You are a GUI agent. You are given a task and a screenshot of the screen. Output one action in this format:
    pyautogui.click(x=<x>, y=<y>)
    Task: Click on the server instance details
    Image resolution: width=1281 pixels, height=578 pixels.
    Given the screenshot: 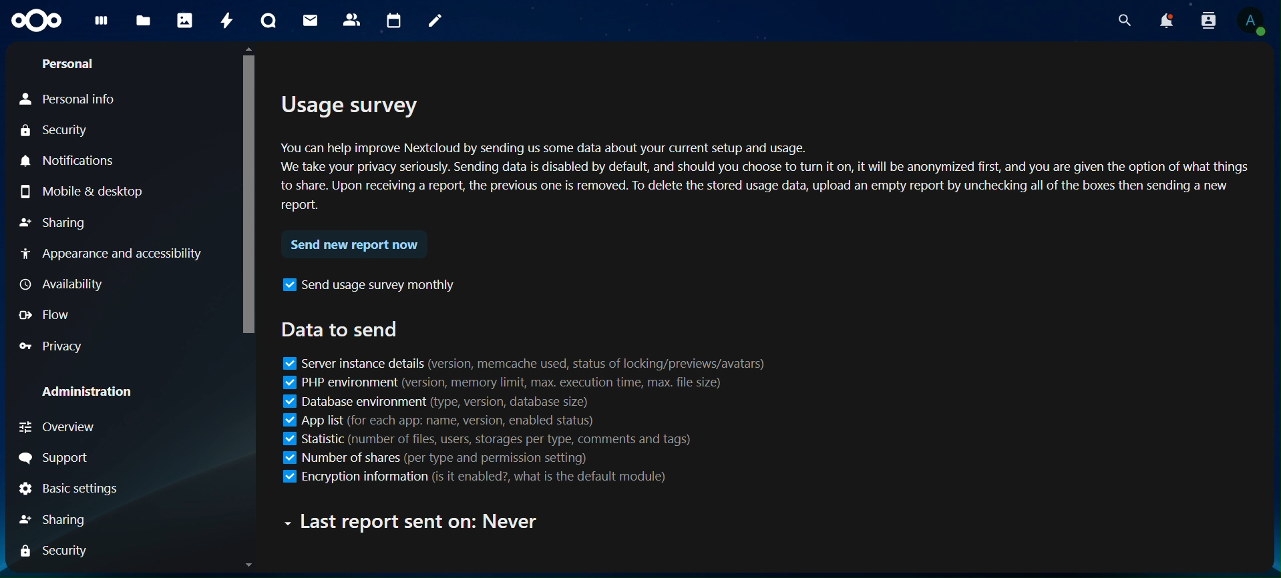 What is the action you would take?
    pyautogui.click(x=524, y=361)
    